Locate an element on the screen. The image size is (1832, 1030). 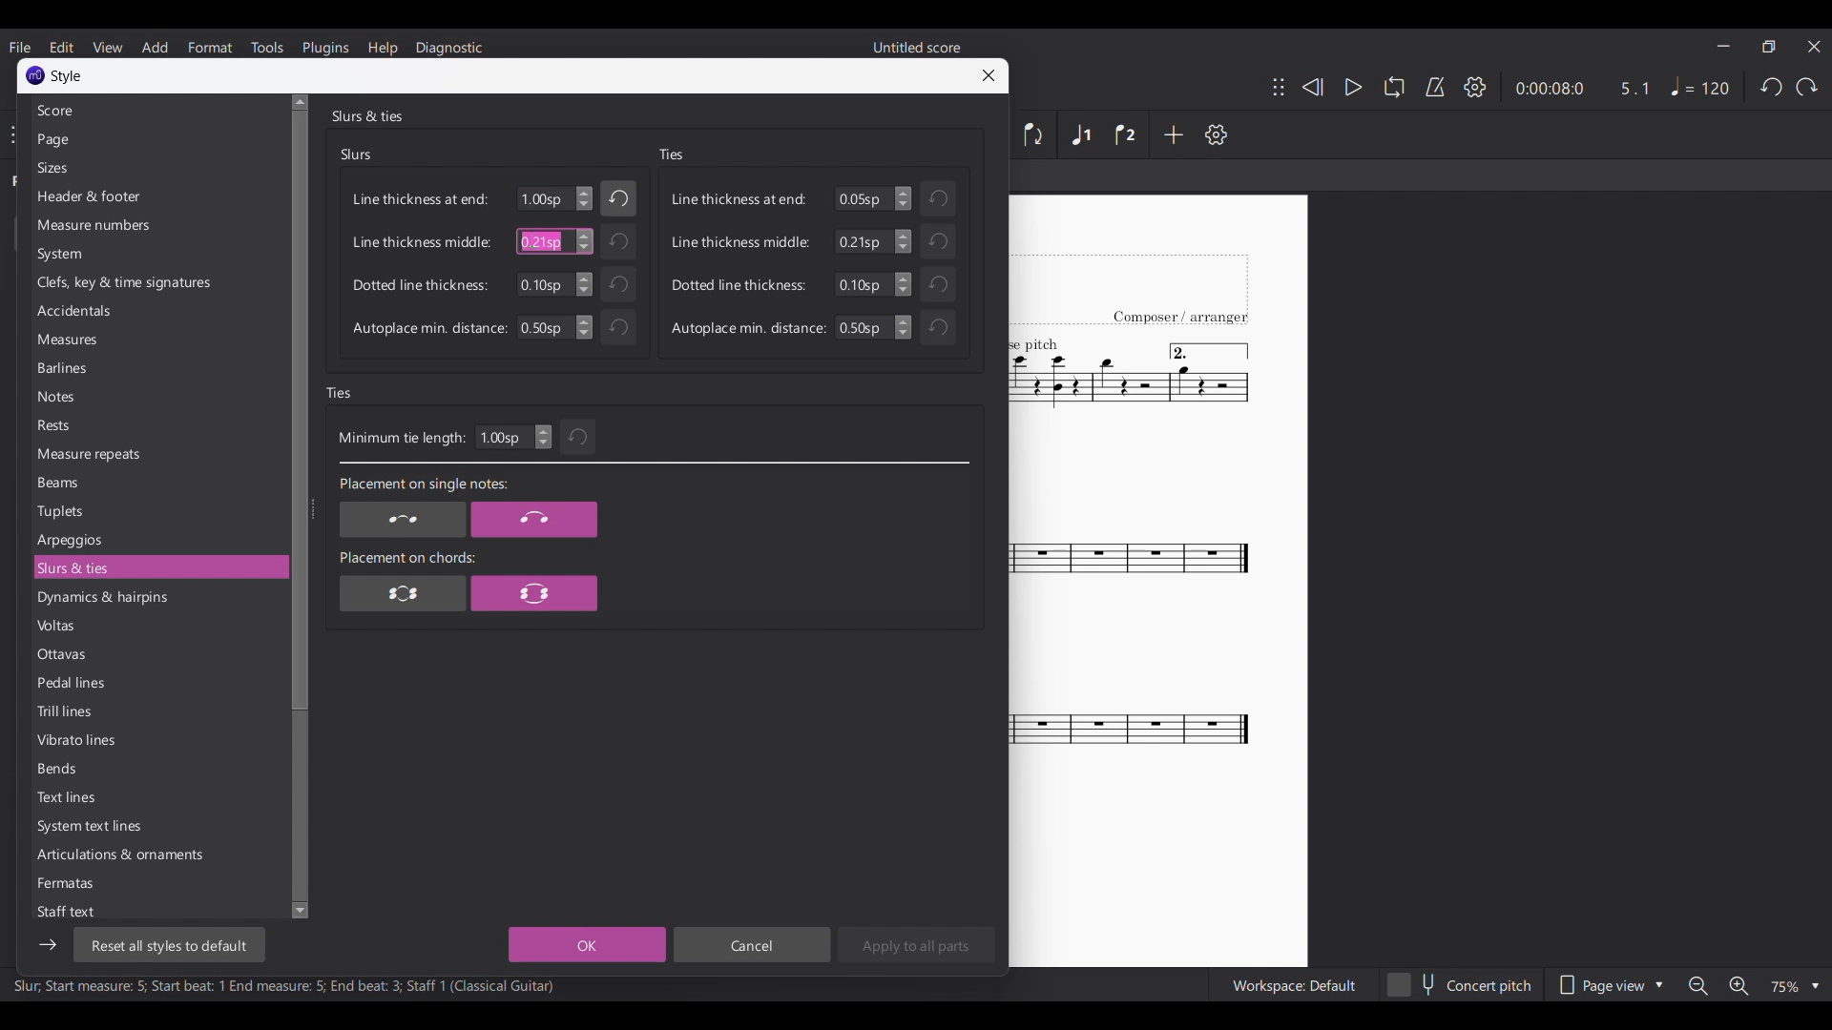
Workspace: Default is located at coordinates (1294, 984).